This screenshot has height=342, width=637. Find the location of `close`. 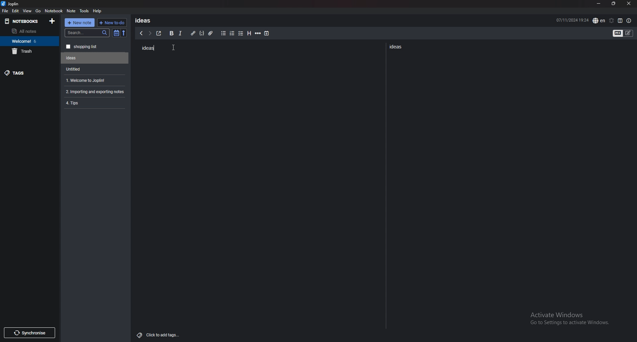

close is located at coordinates (628, 4).